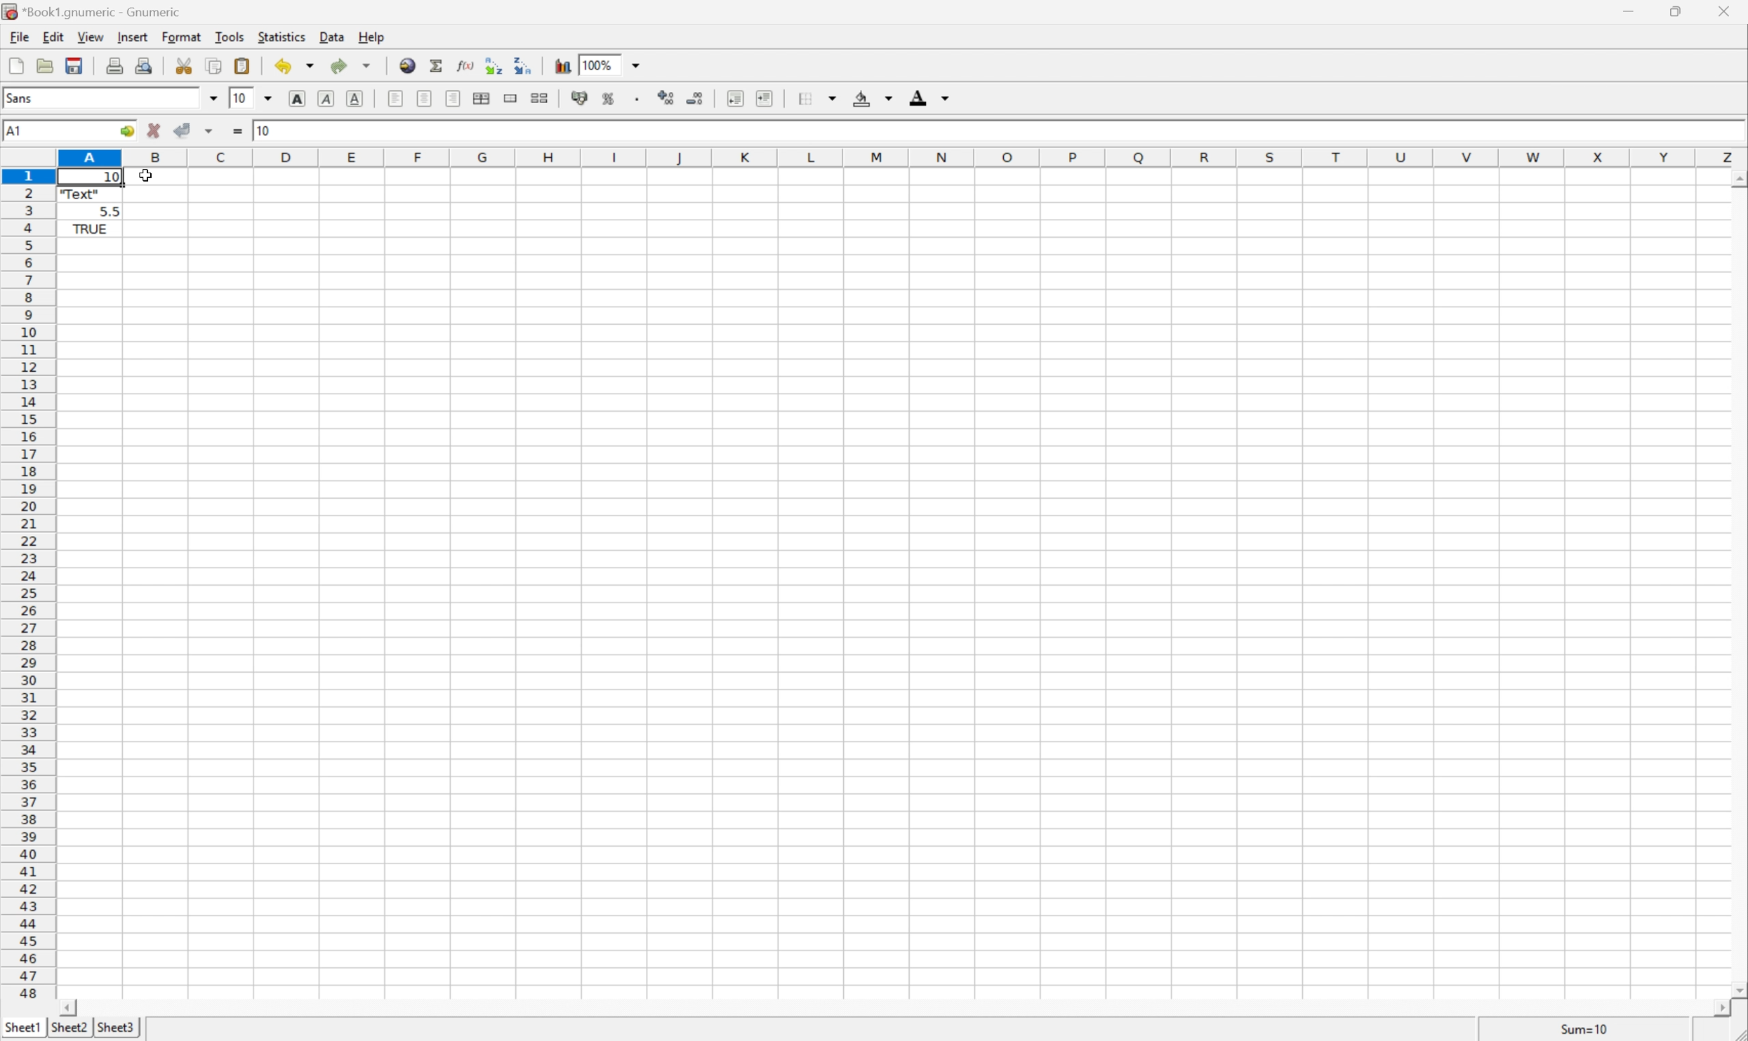 Image resolution: width=1748 pixels, height=1041 pixels. Describe the element at coordinates (1712, 1006) in the screenshot. I see `Scroll Right` at that location.